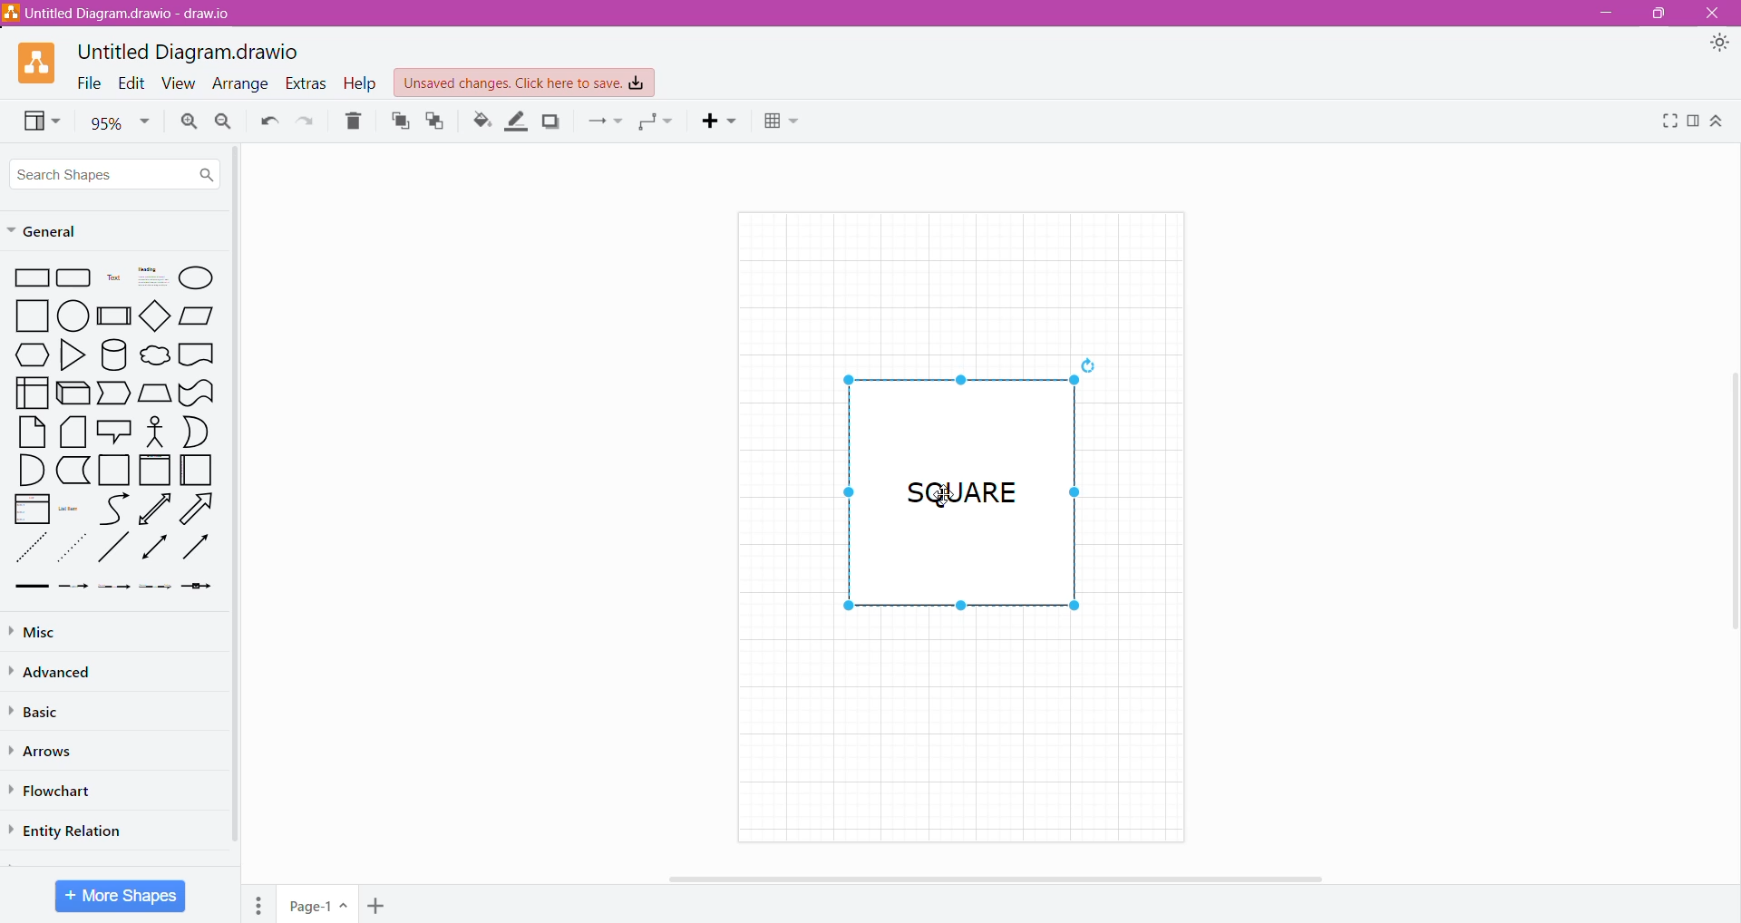  Describe the element at coordinates (187, 124) in the screenshot. I see `Zoom In` at that location.